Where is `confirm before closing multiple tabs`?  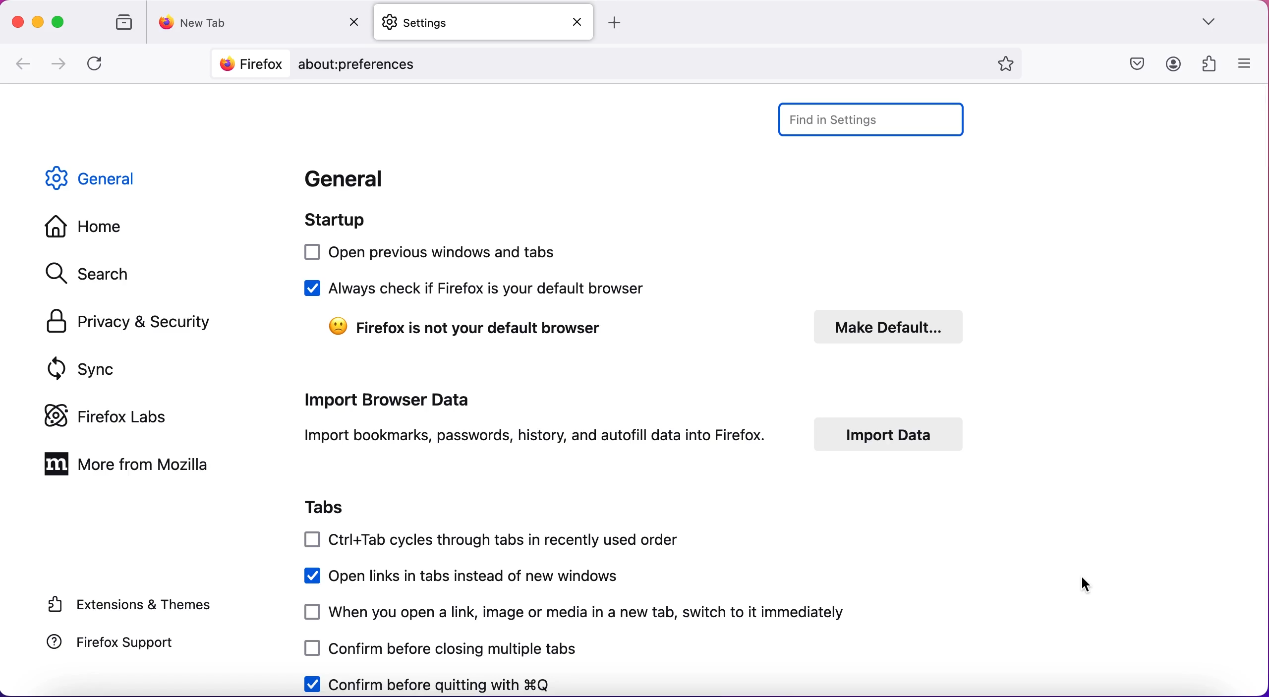
confirm before closing multiple tabs is located at coordinates (445, 648).